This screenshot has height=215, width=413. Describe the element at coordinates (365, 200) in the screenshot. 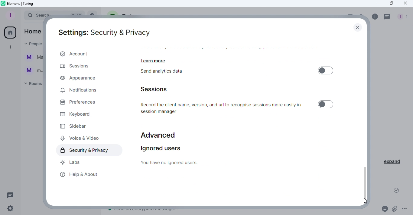

I see `Cursor` at that location.